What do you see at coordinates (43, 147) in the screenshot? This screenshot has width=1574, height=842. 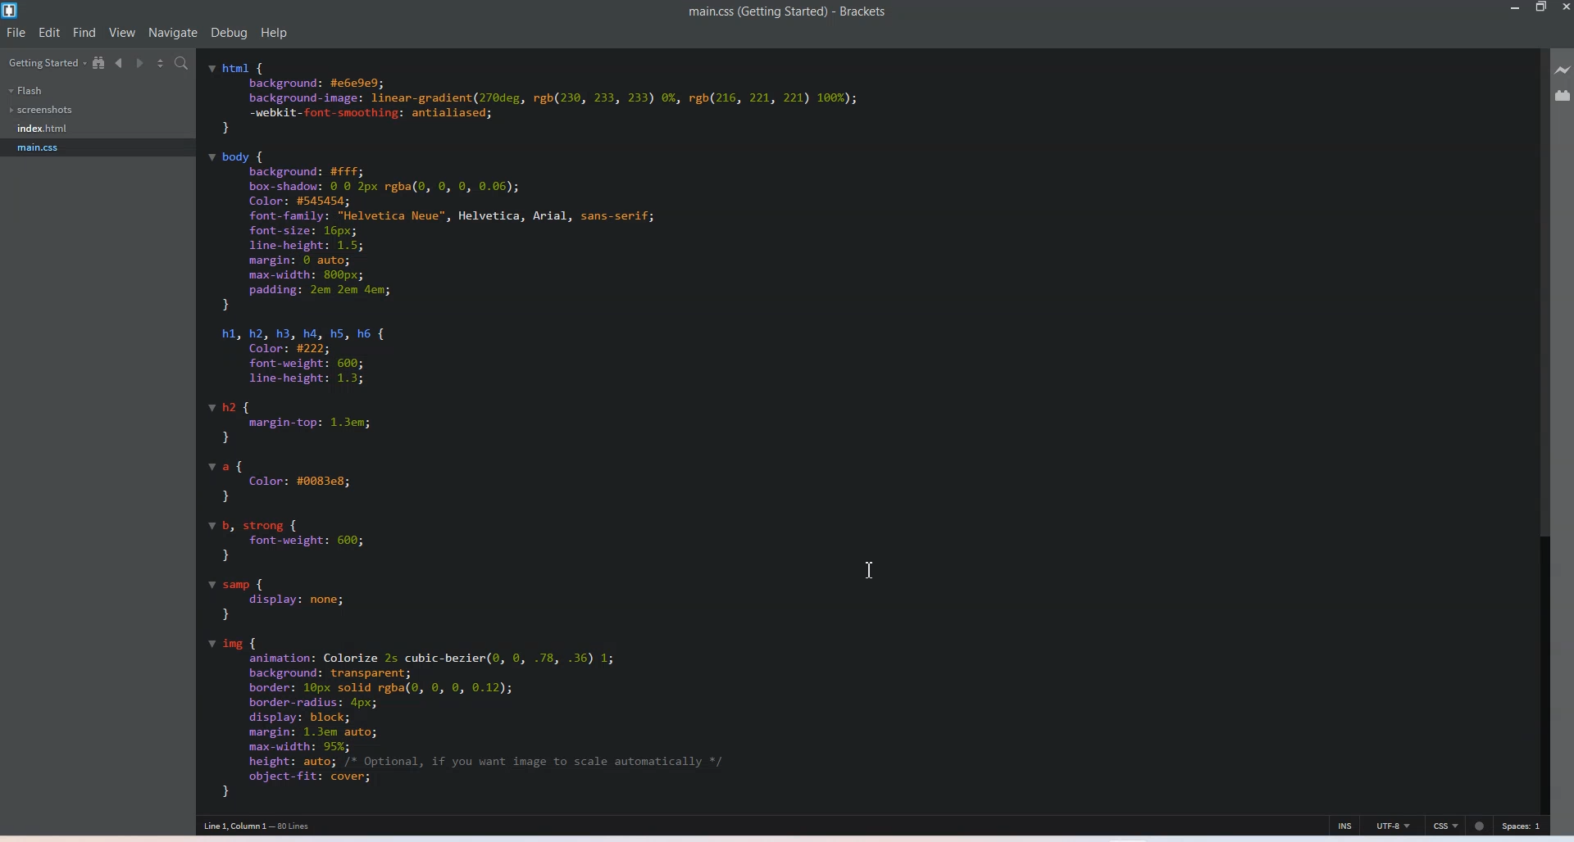 I see `main.css` at bounding box center [43, 147].